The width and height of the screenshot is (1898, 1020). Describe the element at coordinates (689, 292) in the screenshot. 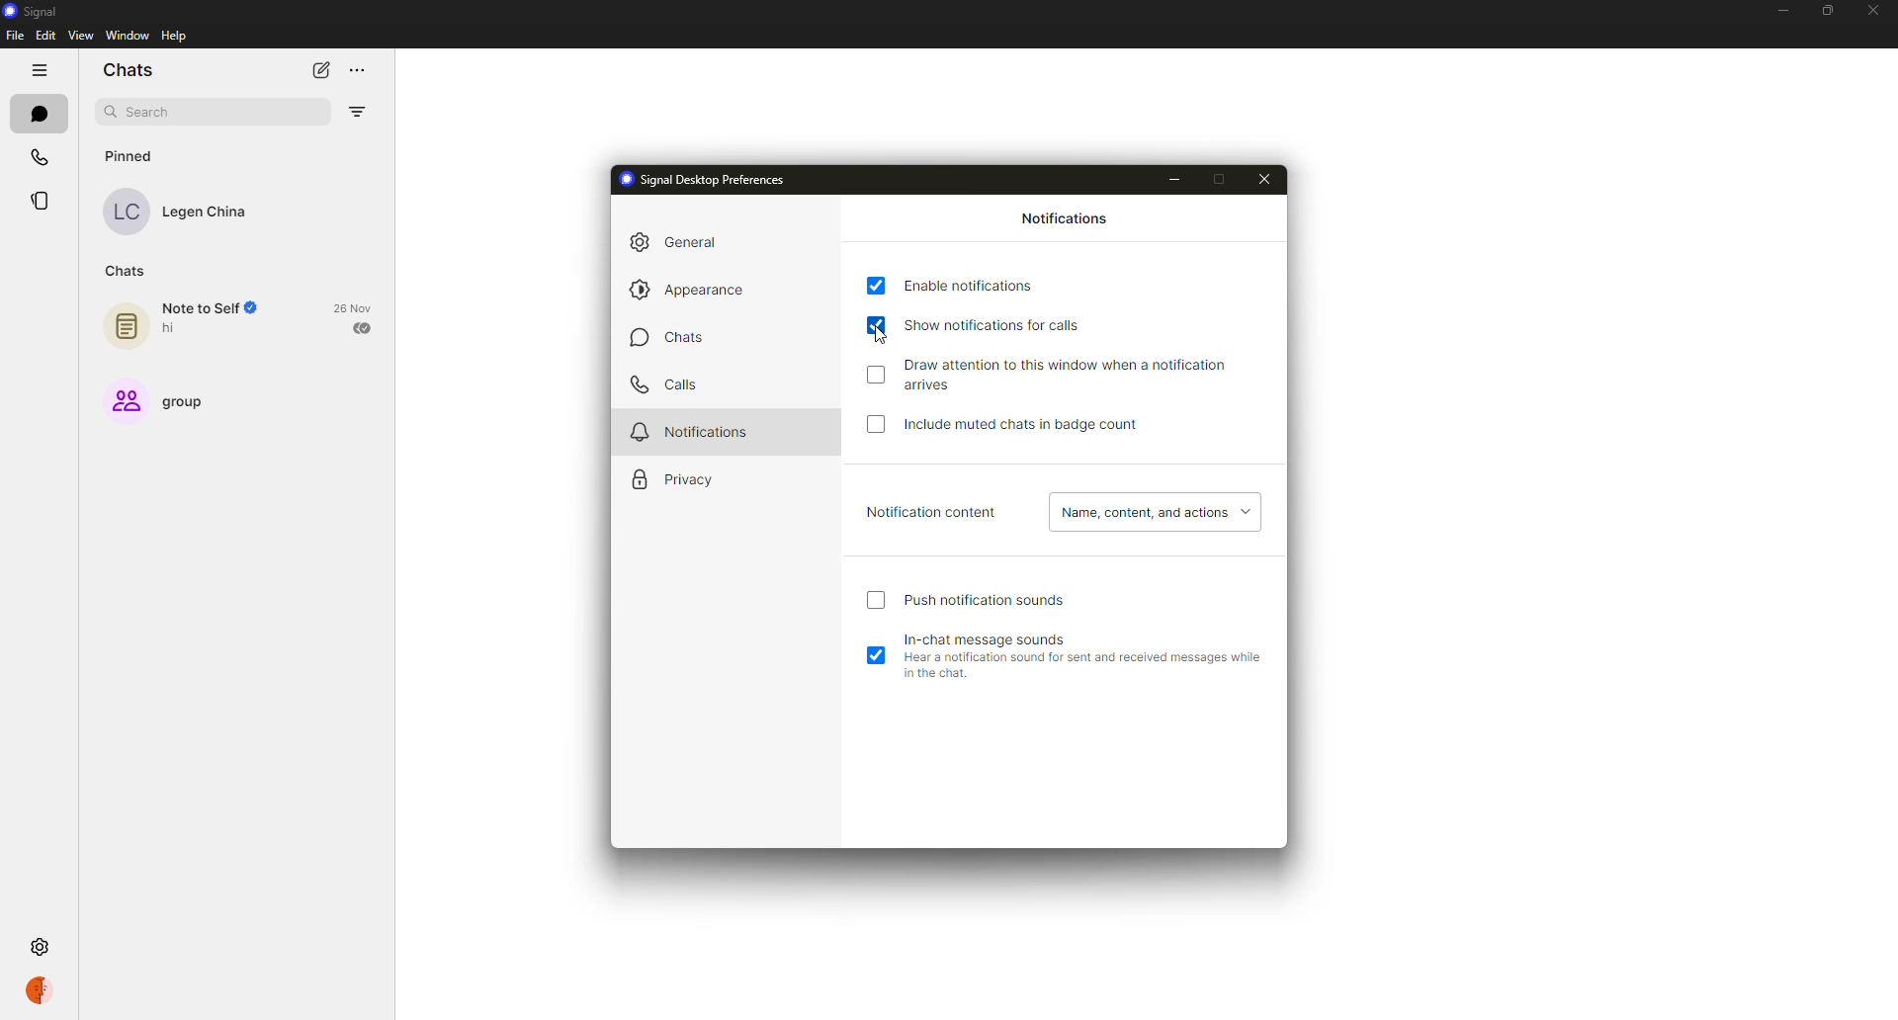

I see `appearance` at that location.